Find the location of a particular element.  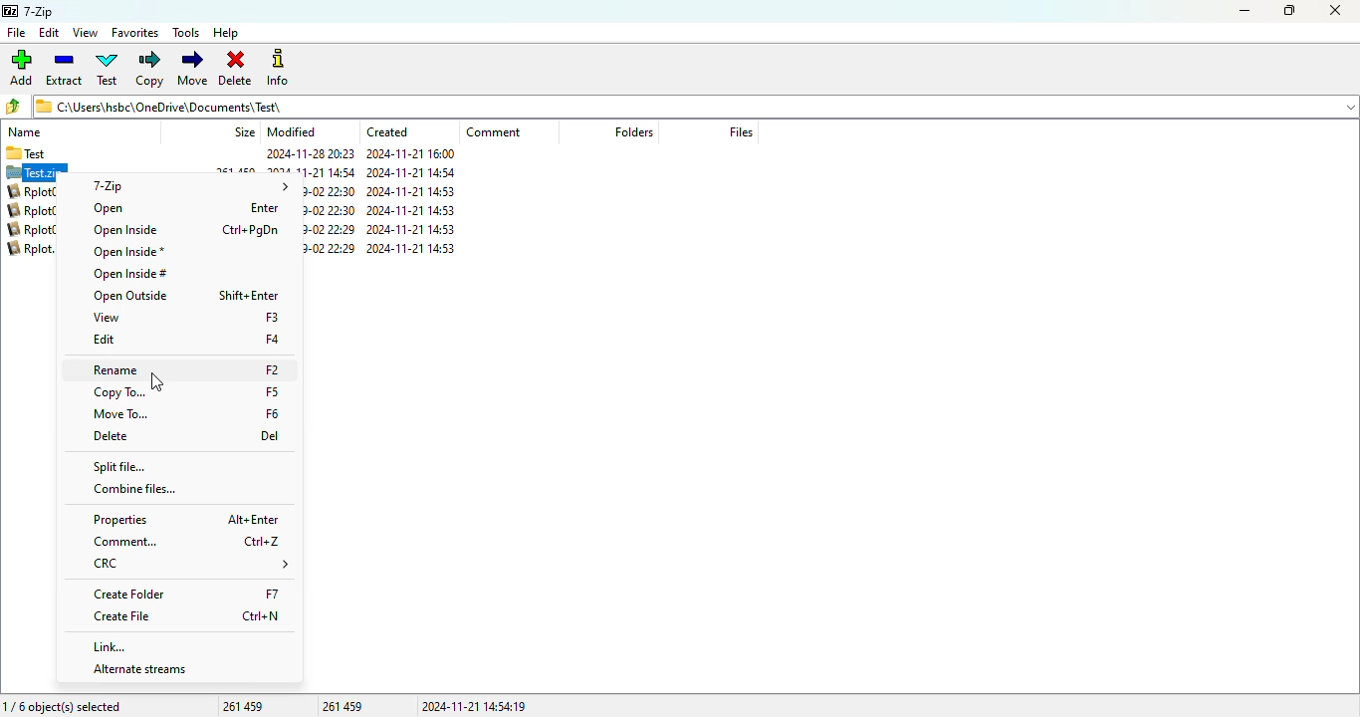

Test 2024-11-2820:23 2024-11-21 16:00 is located at coordinates (38, 154).